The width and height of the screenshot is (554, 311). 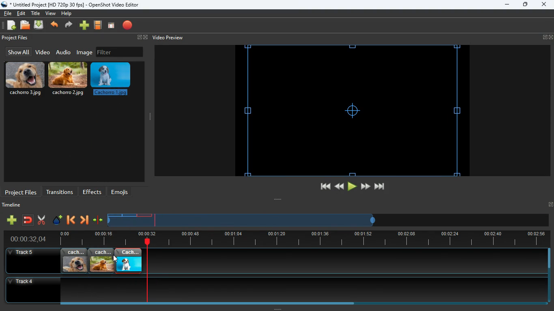 I want to click on back, so click(x=70, y=221).